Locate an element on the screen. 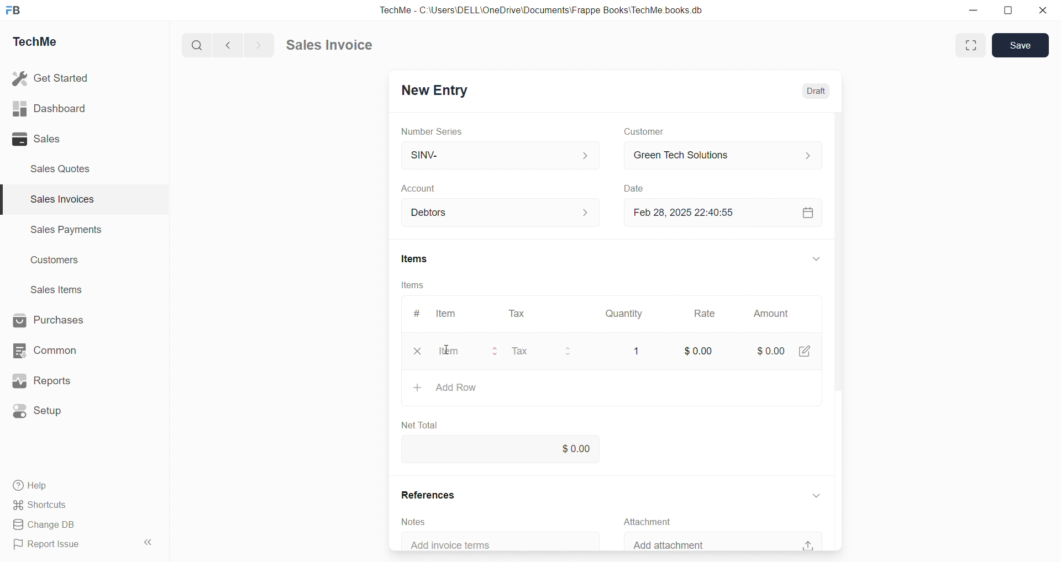  Add row is located at coordinates (444, 388).